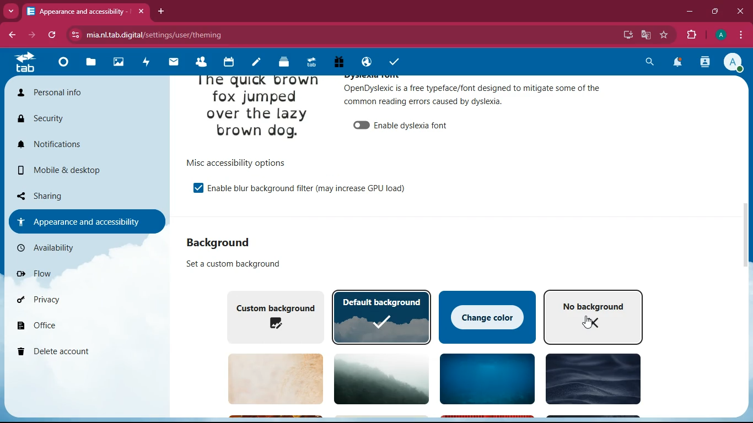  What do you see at coordinates (270, 379) in the screenshot?
I see `background` at bounding box center [270, 379].